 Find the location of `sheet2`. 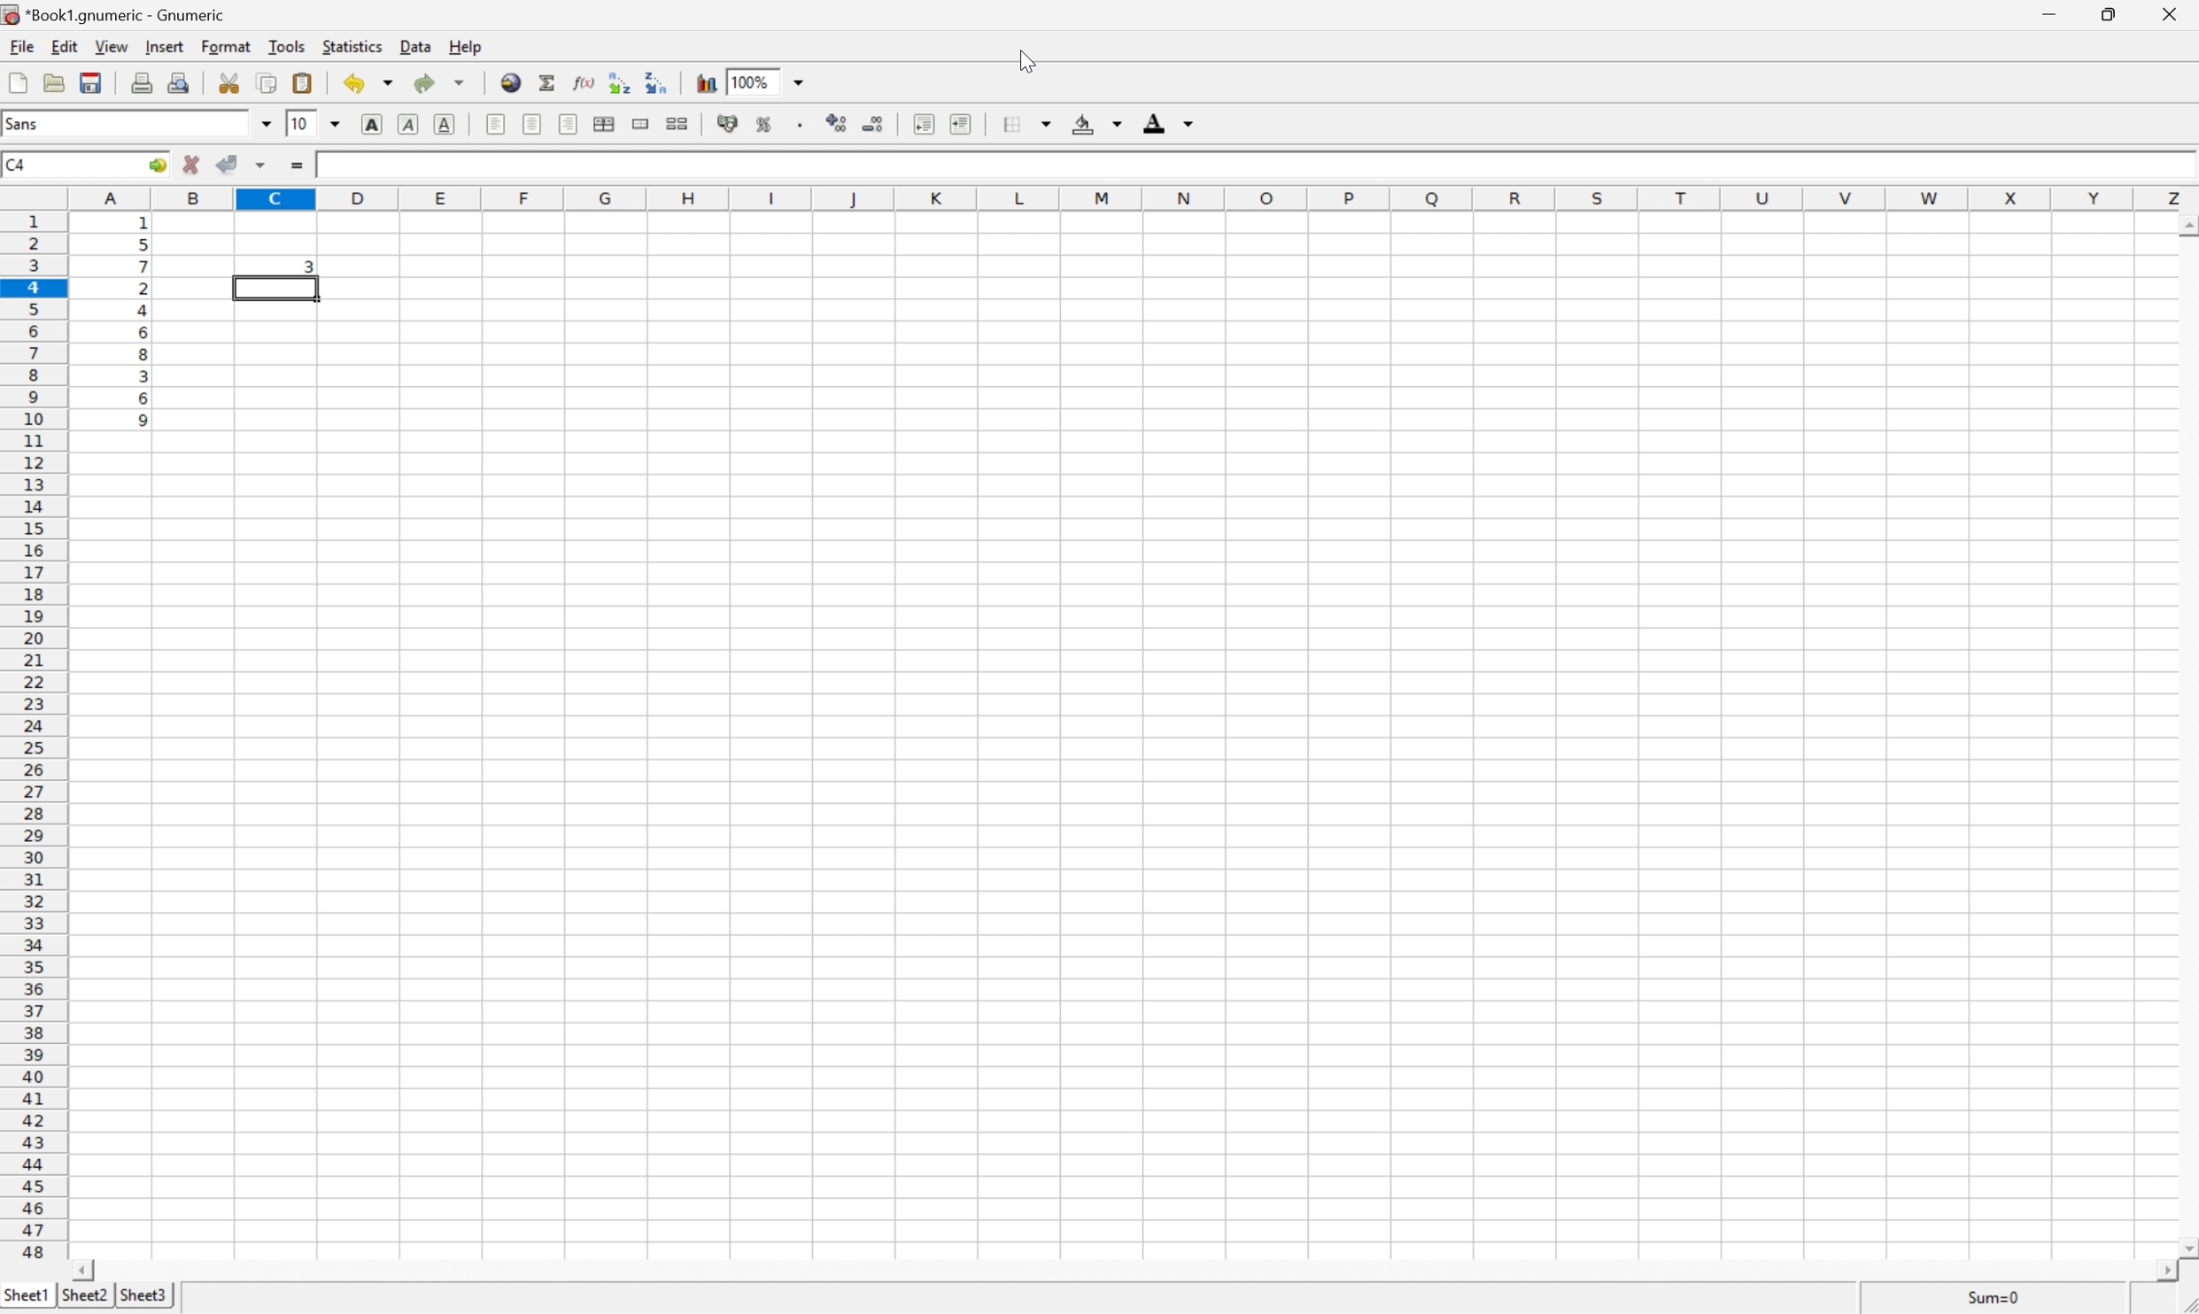

sheet2 is located at coordinates (82, 1295).